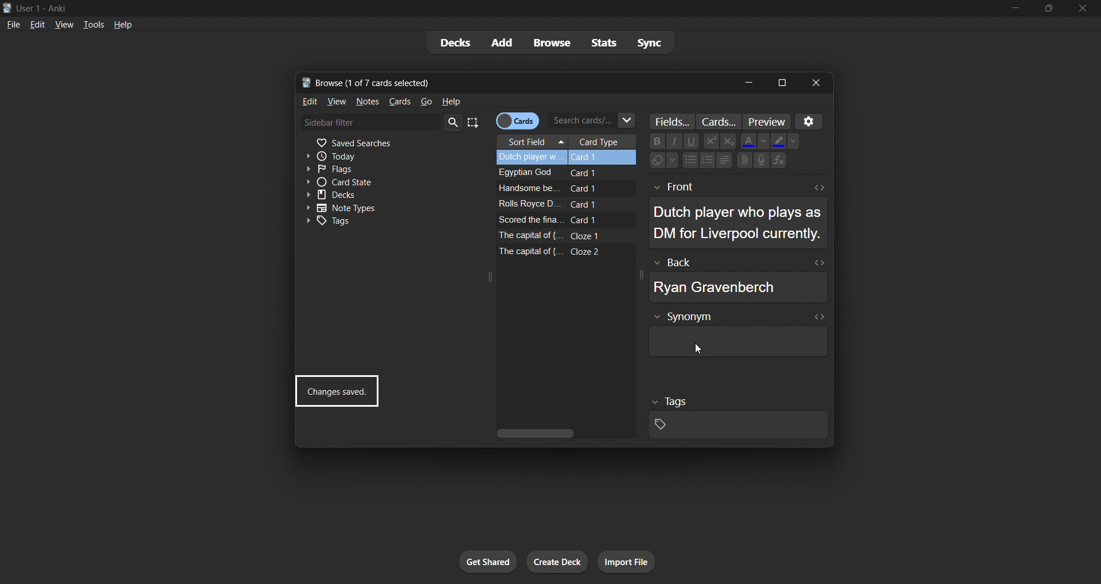 Image resolution: width=1101 pixels, height=584 pixels. Describe the element at coordinates (63, 24) in the screenshot. I see `view` at that location.